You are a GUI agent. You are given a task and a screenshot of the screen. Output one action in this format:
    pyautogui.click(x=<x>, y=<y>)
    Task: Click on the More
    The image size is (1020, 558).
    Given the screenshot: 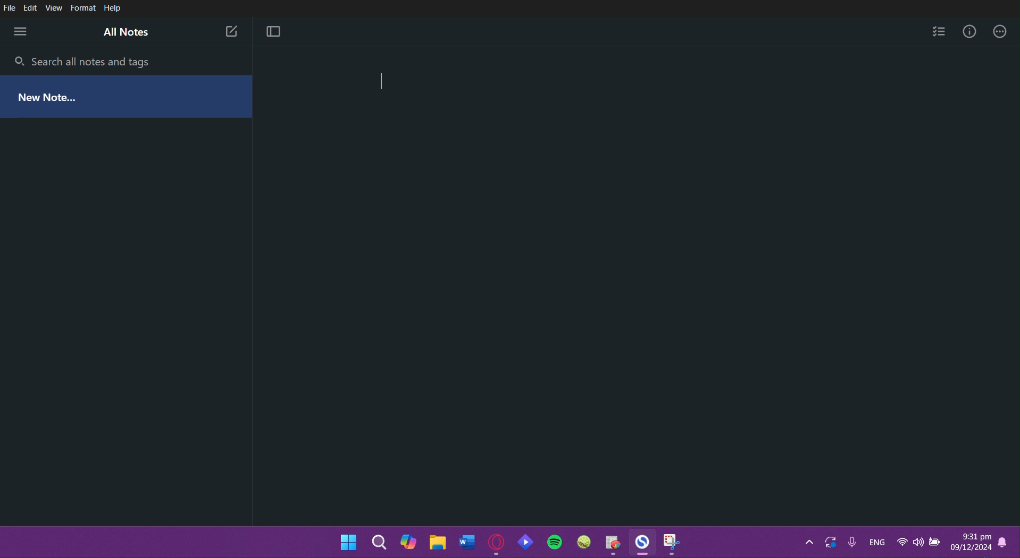 What is the action you would take?
    pyautogui.click(x=20, y=31)
    